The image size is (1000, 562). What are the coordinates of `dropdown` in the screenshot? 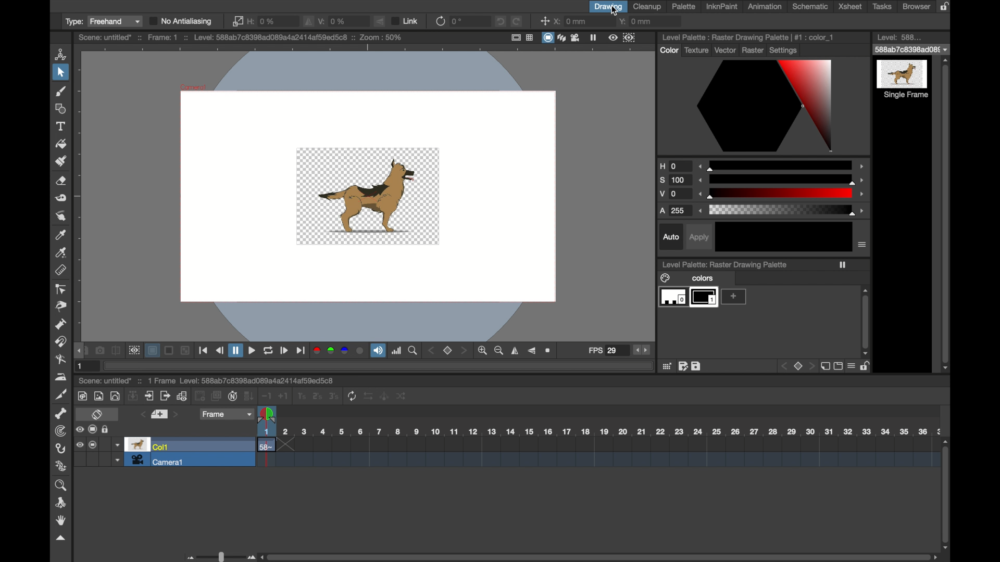 It's located at (116, 460).